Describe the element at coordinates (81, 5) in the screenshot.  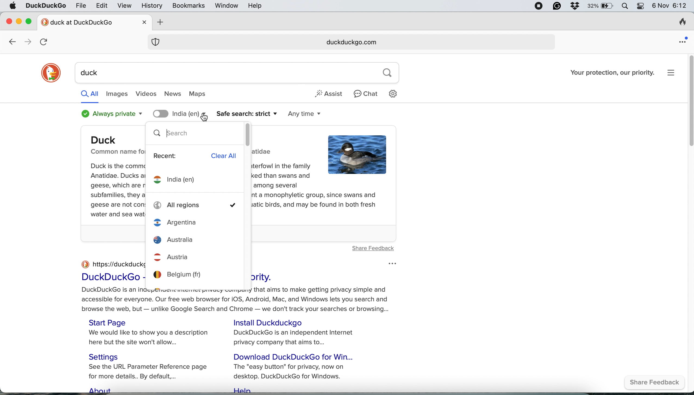
I see `file` at that location.